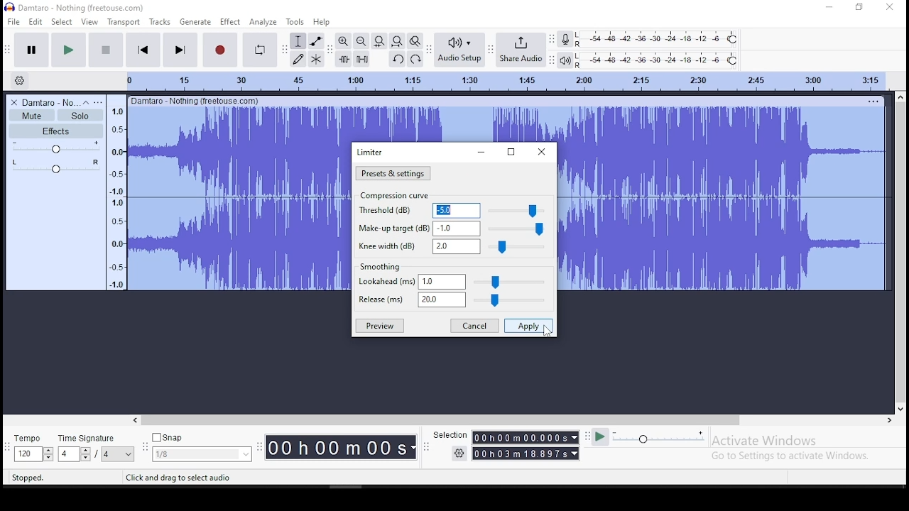 The image size is (909, 511). Describe the element at coordinates (457, 168) in the screenshot. I see `cursor` at that location.